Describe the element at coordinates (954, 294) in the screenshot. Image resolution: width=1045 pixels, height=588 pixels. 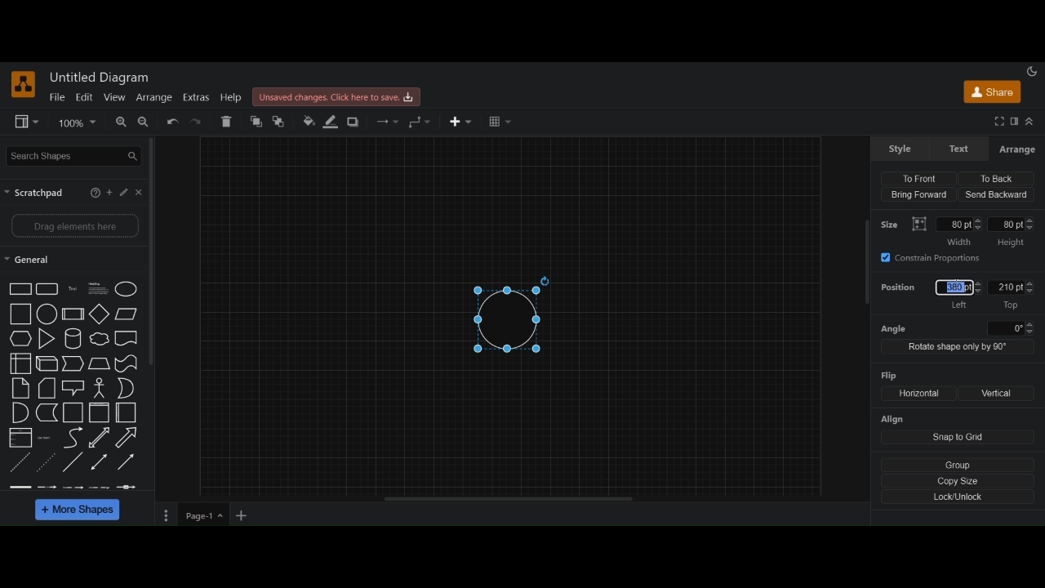
I see `380 as position left` at that location.